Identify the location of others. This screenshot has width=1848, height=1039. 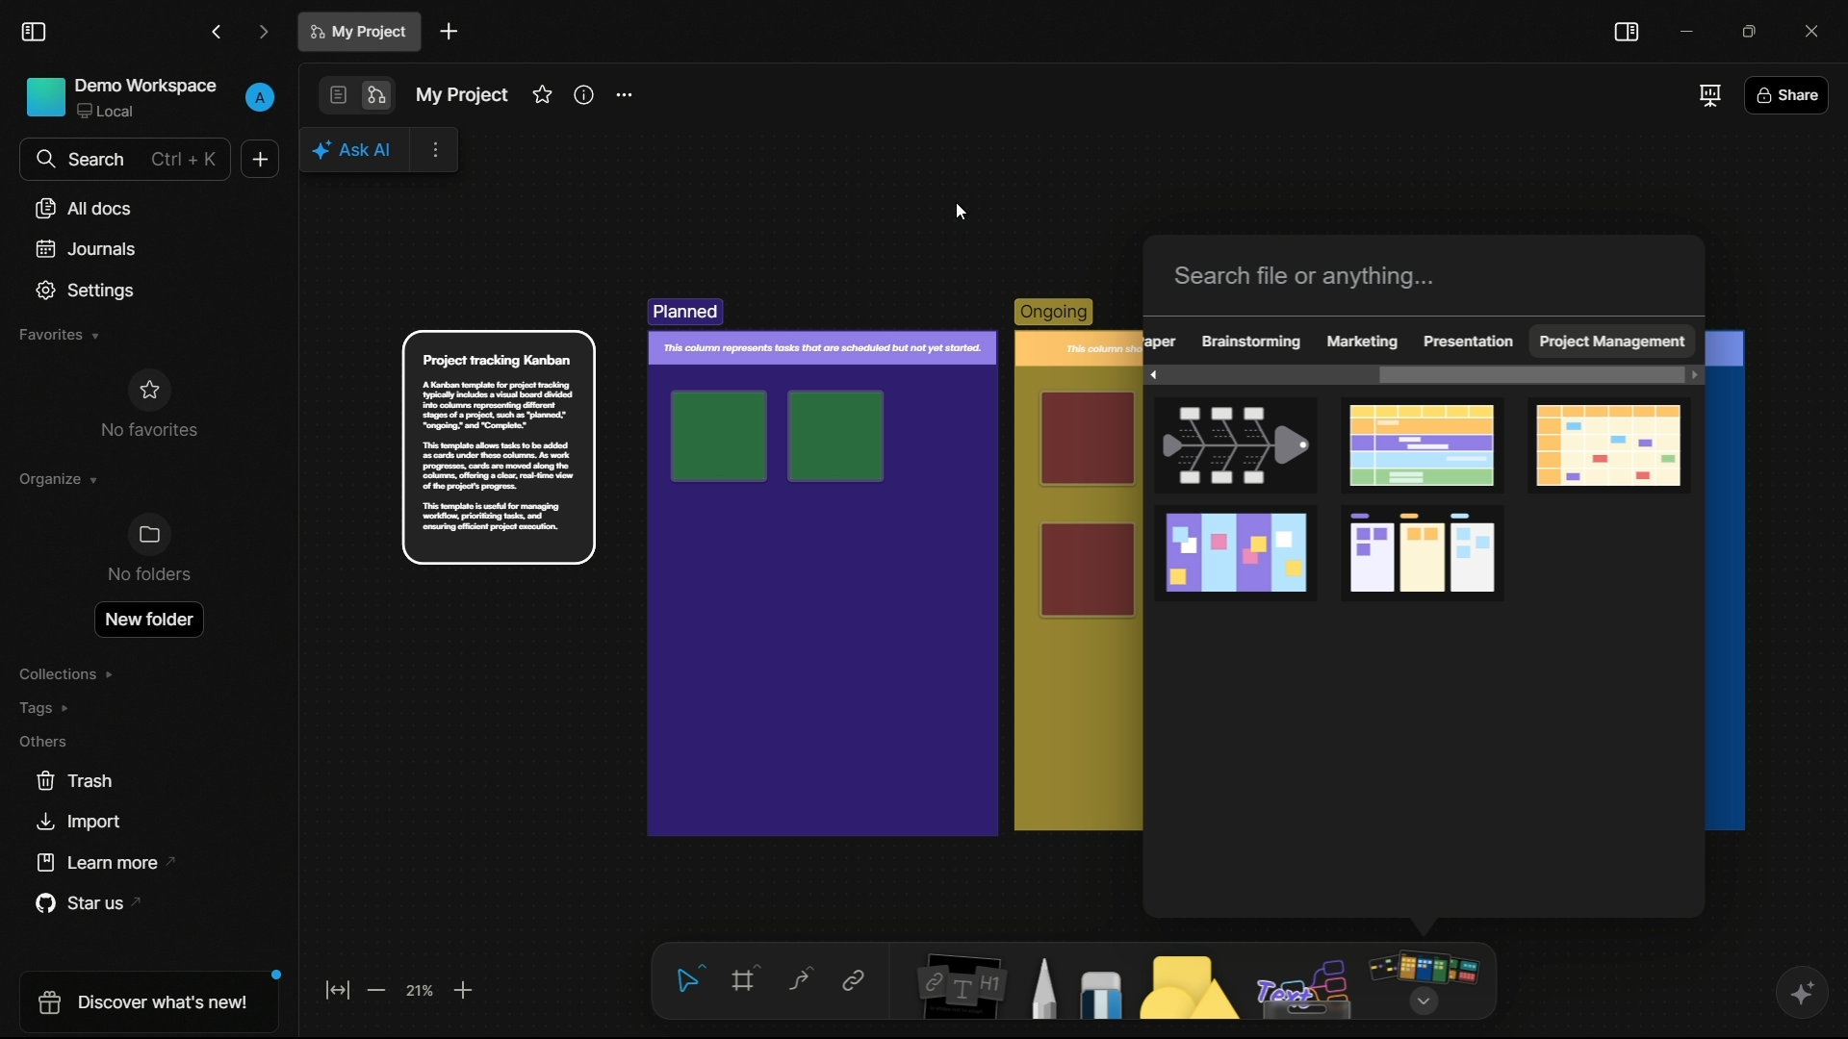
(1306, 989).